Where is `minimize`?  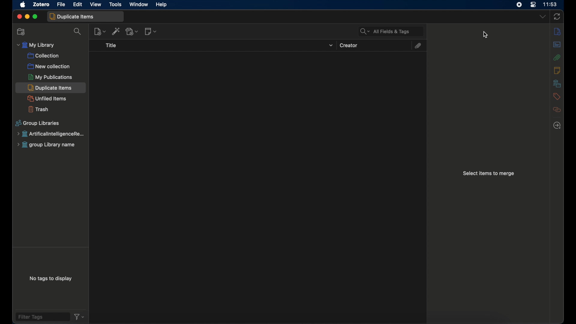
minimize is located at coordinates (27, 16).